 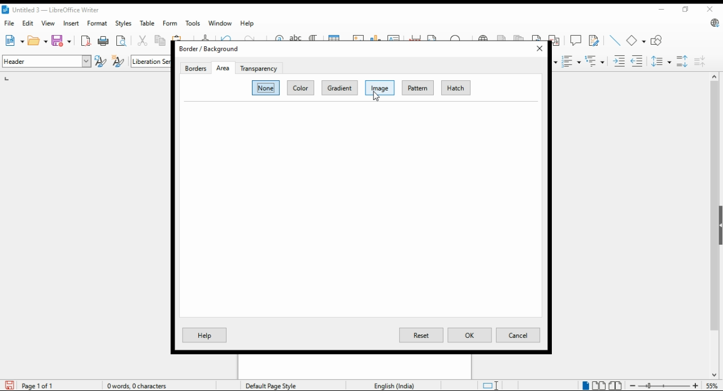 What do you see at coordinates (520, 37) in the screenshot?
I see `insert endnote` at bounding box center [520, 37].